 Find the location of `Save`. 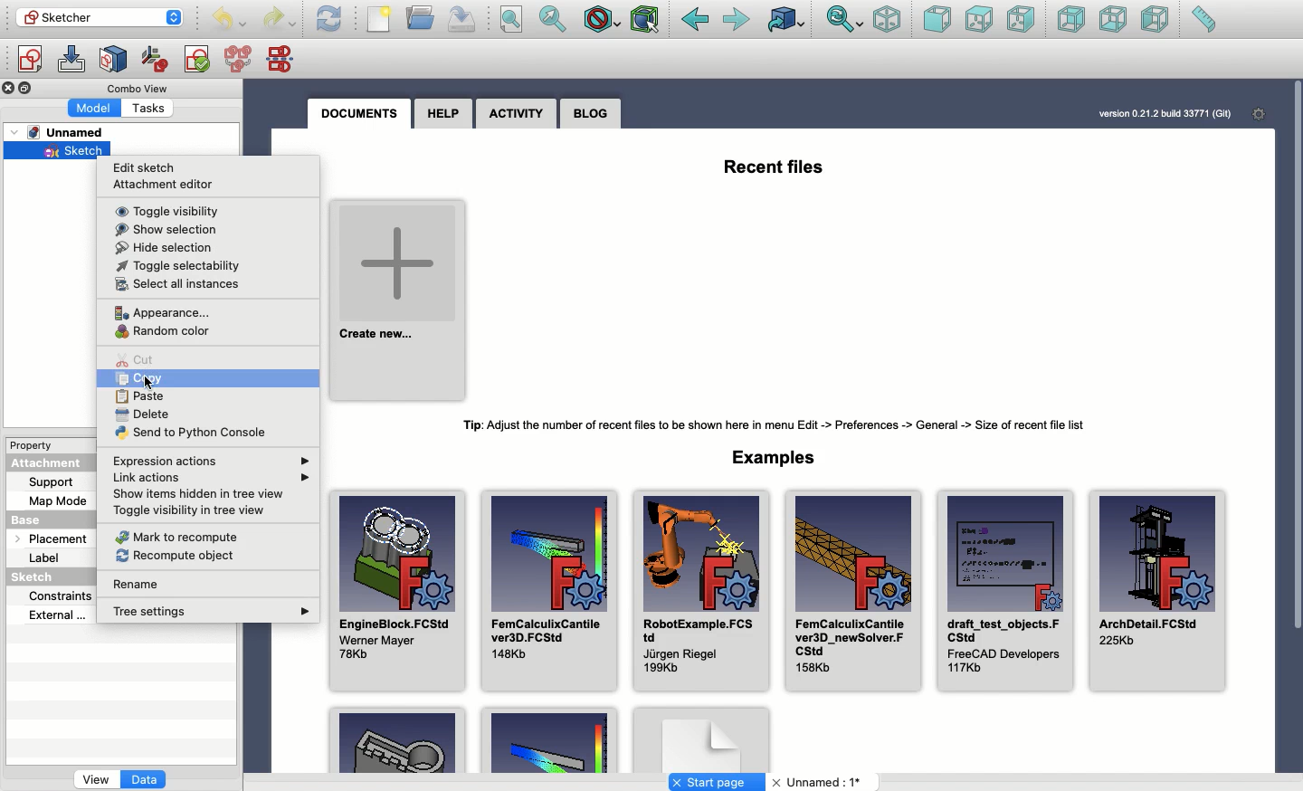

Save is located at coordinates (462, 20).